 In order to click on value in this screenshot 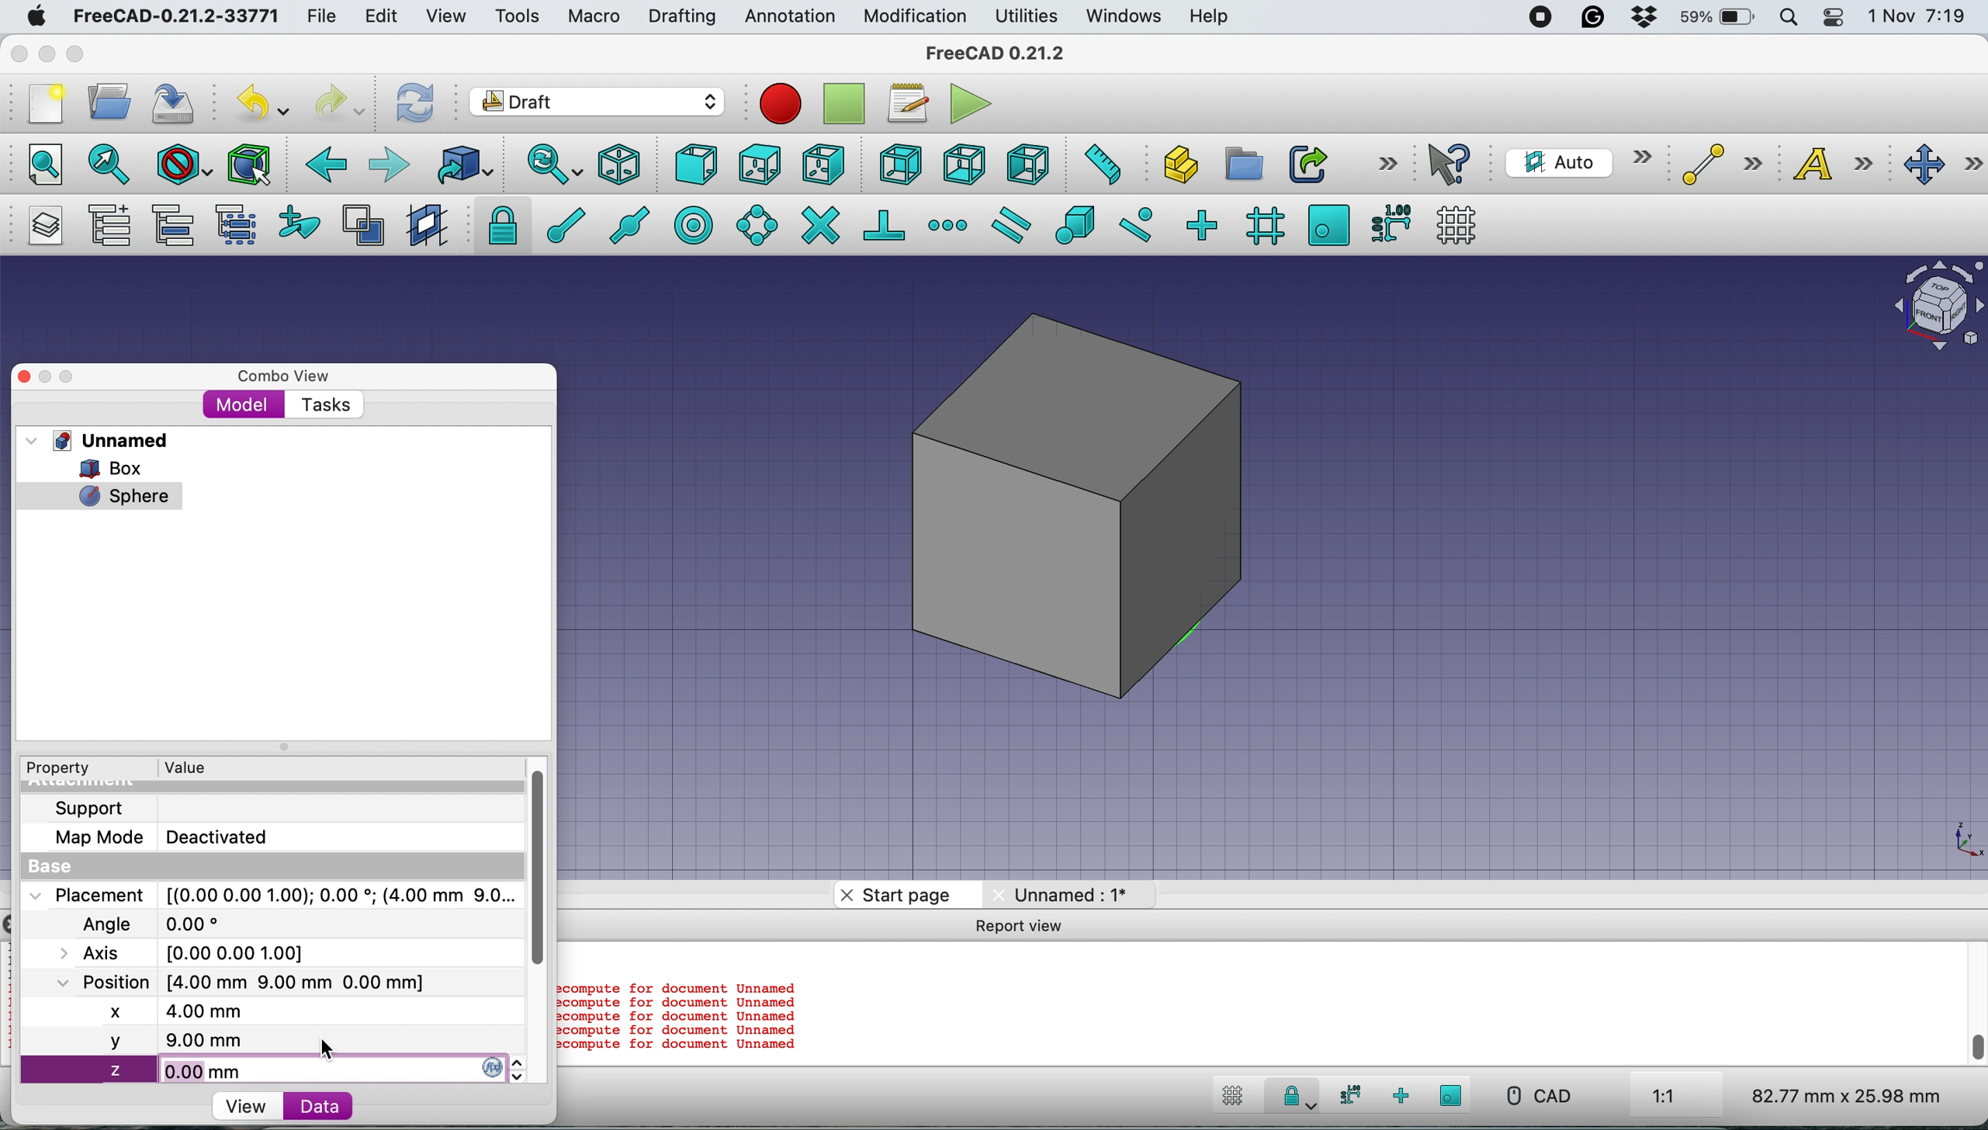, I will do `click(200, 766)`.